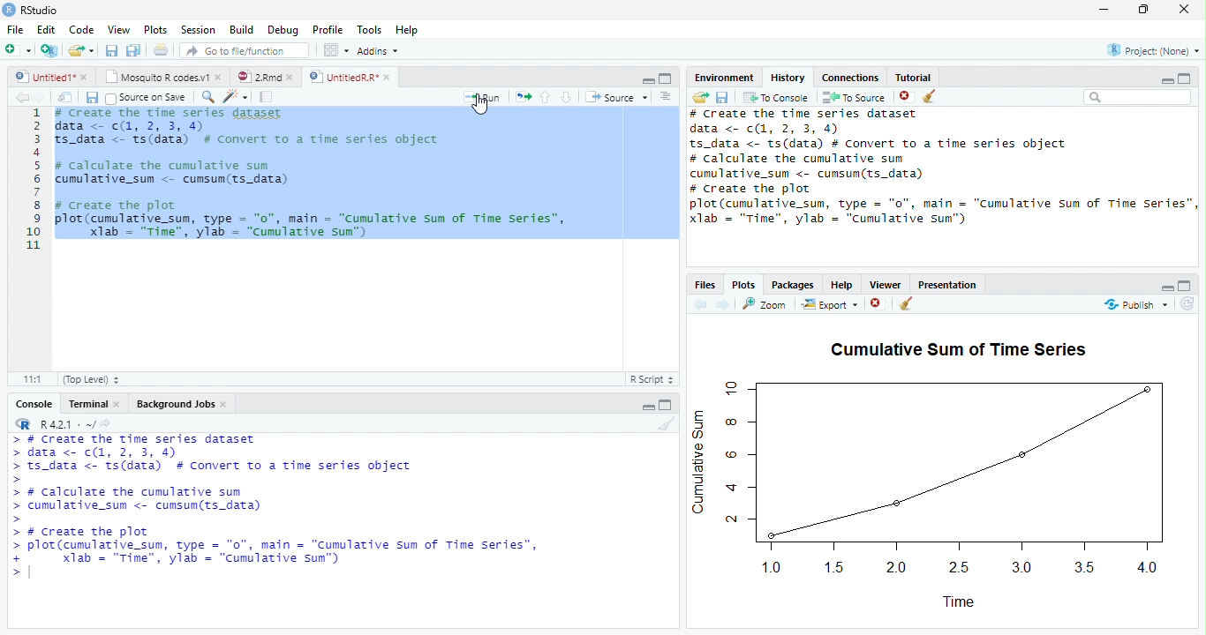 The image size is (1206, 635). I want to click on Mosquito R codes, so click(165, 76).